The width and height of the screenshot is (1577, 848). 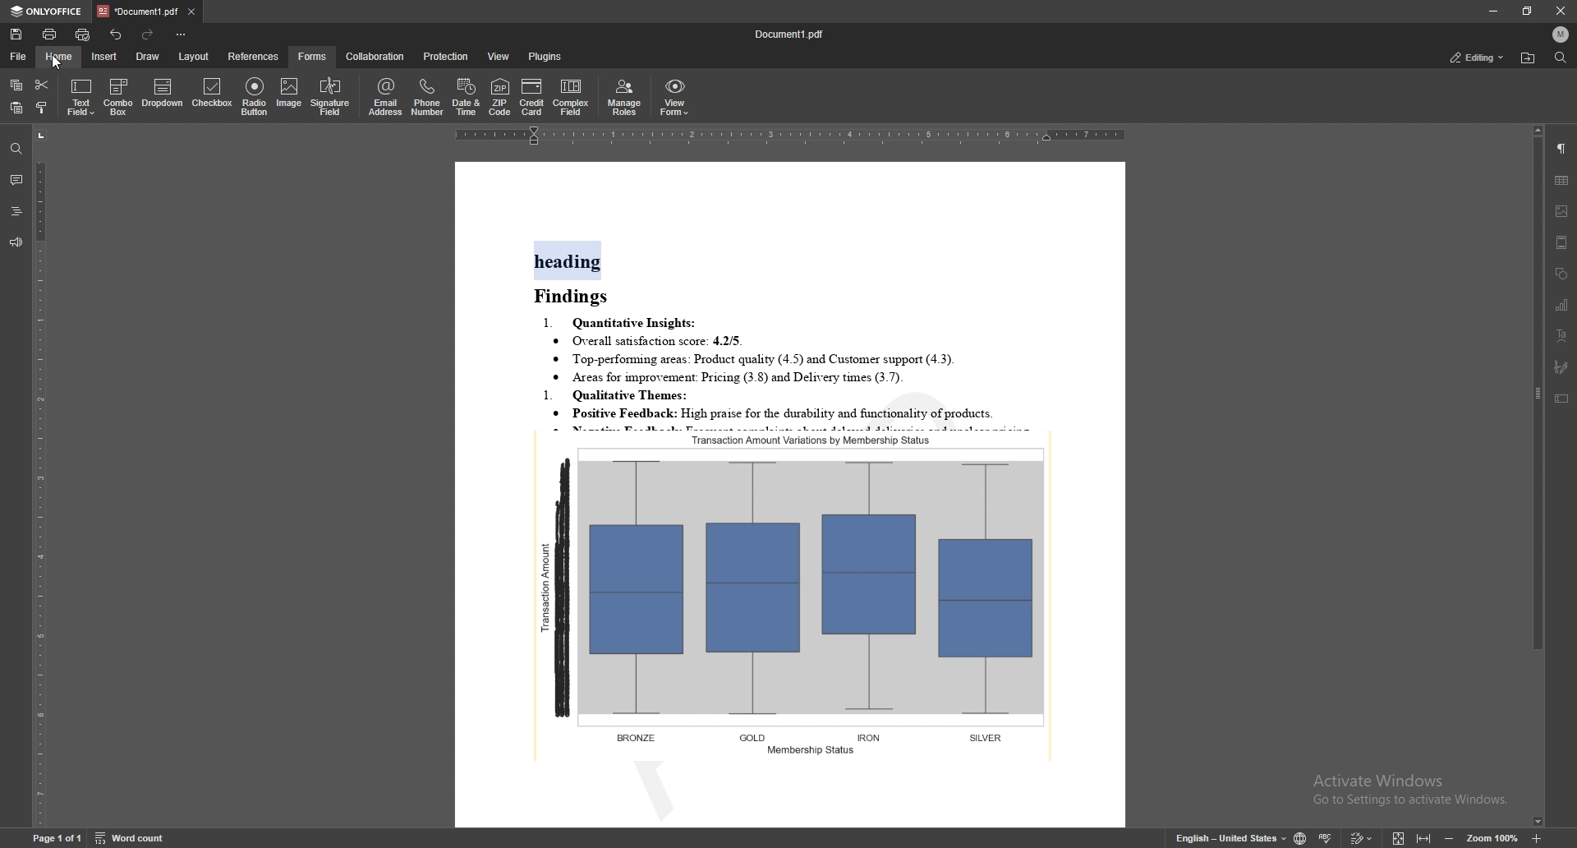 What do you see at coordinates (195, 57) in the screenshot?
I see `layout` at bounding box center [195, 57].